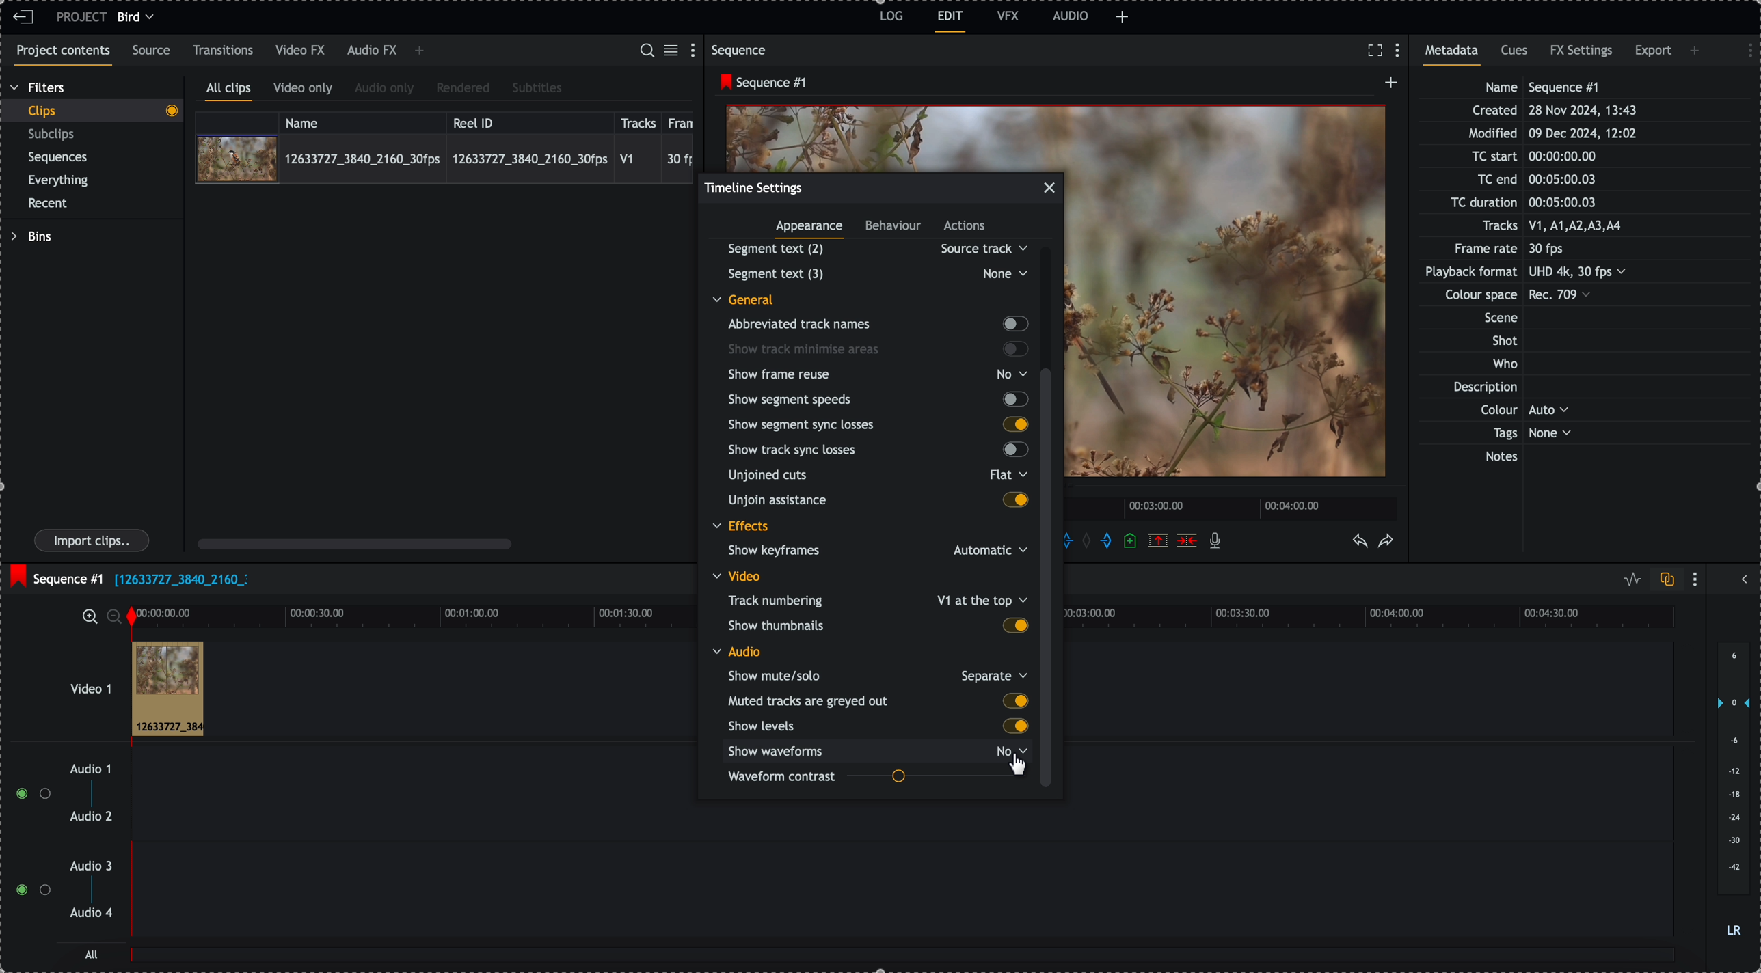 This screenshot has width=1761, height=973. I want to click on behaviour, so click(894, 228).